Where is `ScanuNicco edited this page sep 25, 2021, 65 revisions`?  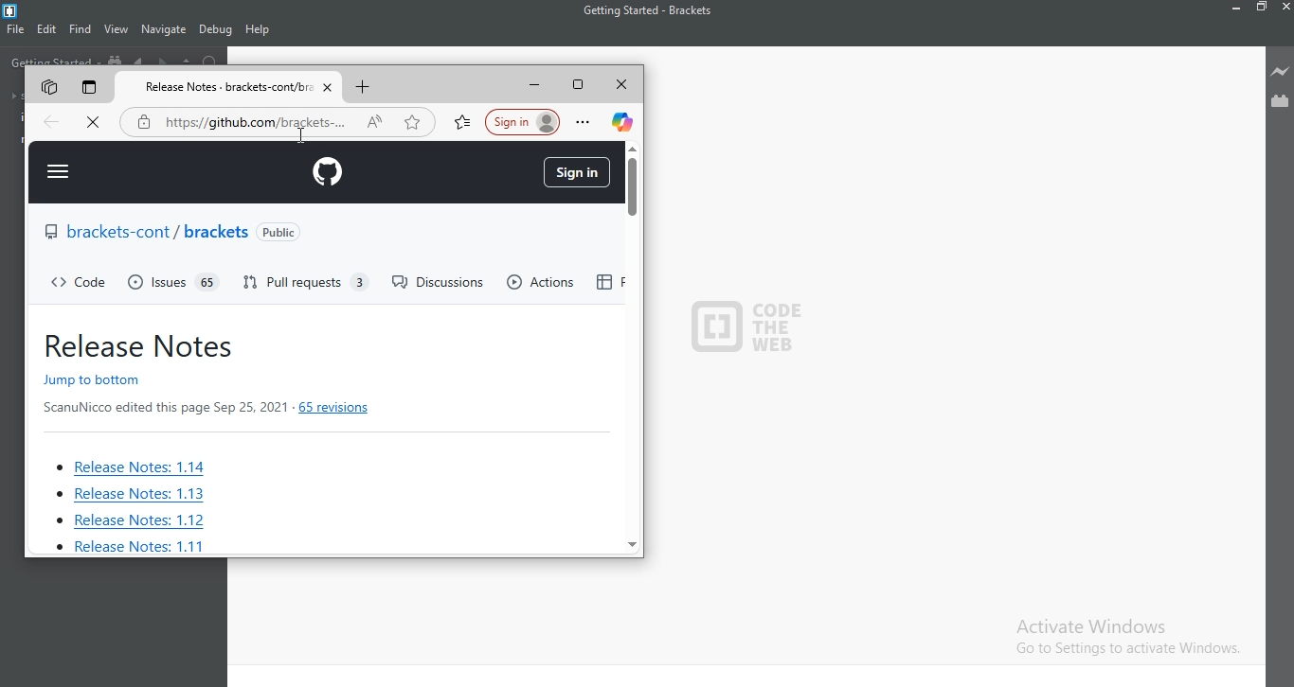
ScanuNicco edited this page sep 25, 2021, 65 revisions is located at coordinates (221, 406).